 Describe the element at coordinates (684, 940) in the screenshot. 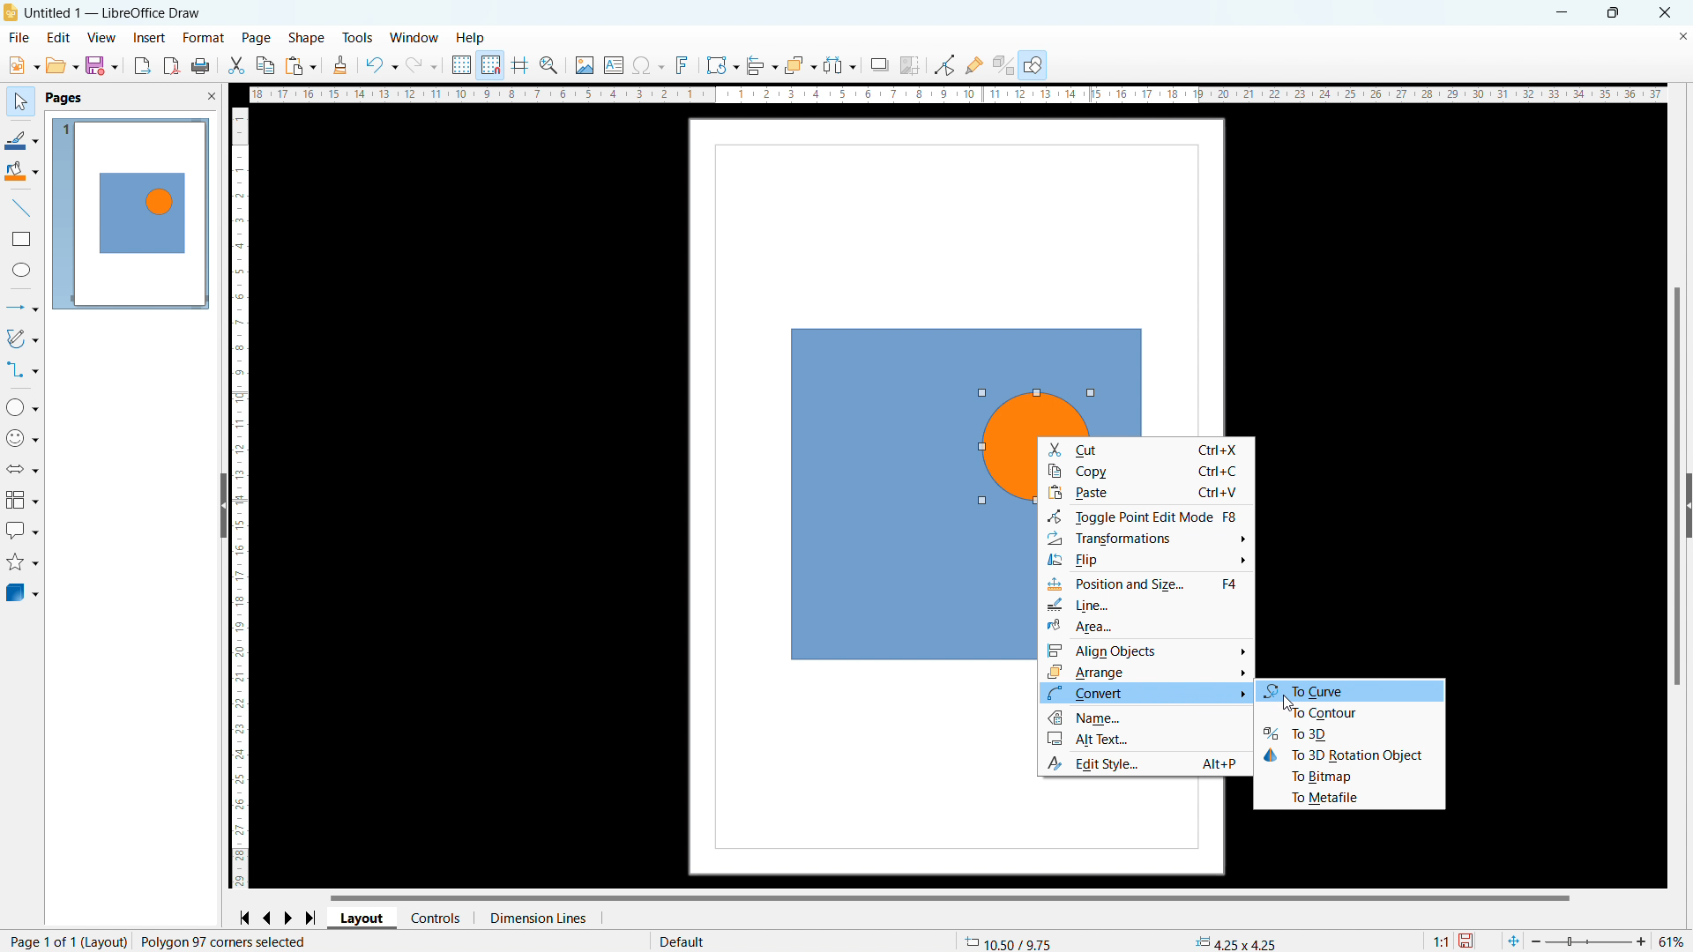

I see `default` at that location.